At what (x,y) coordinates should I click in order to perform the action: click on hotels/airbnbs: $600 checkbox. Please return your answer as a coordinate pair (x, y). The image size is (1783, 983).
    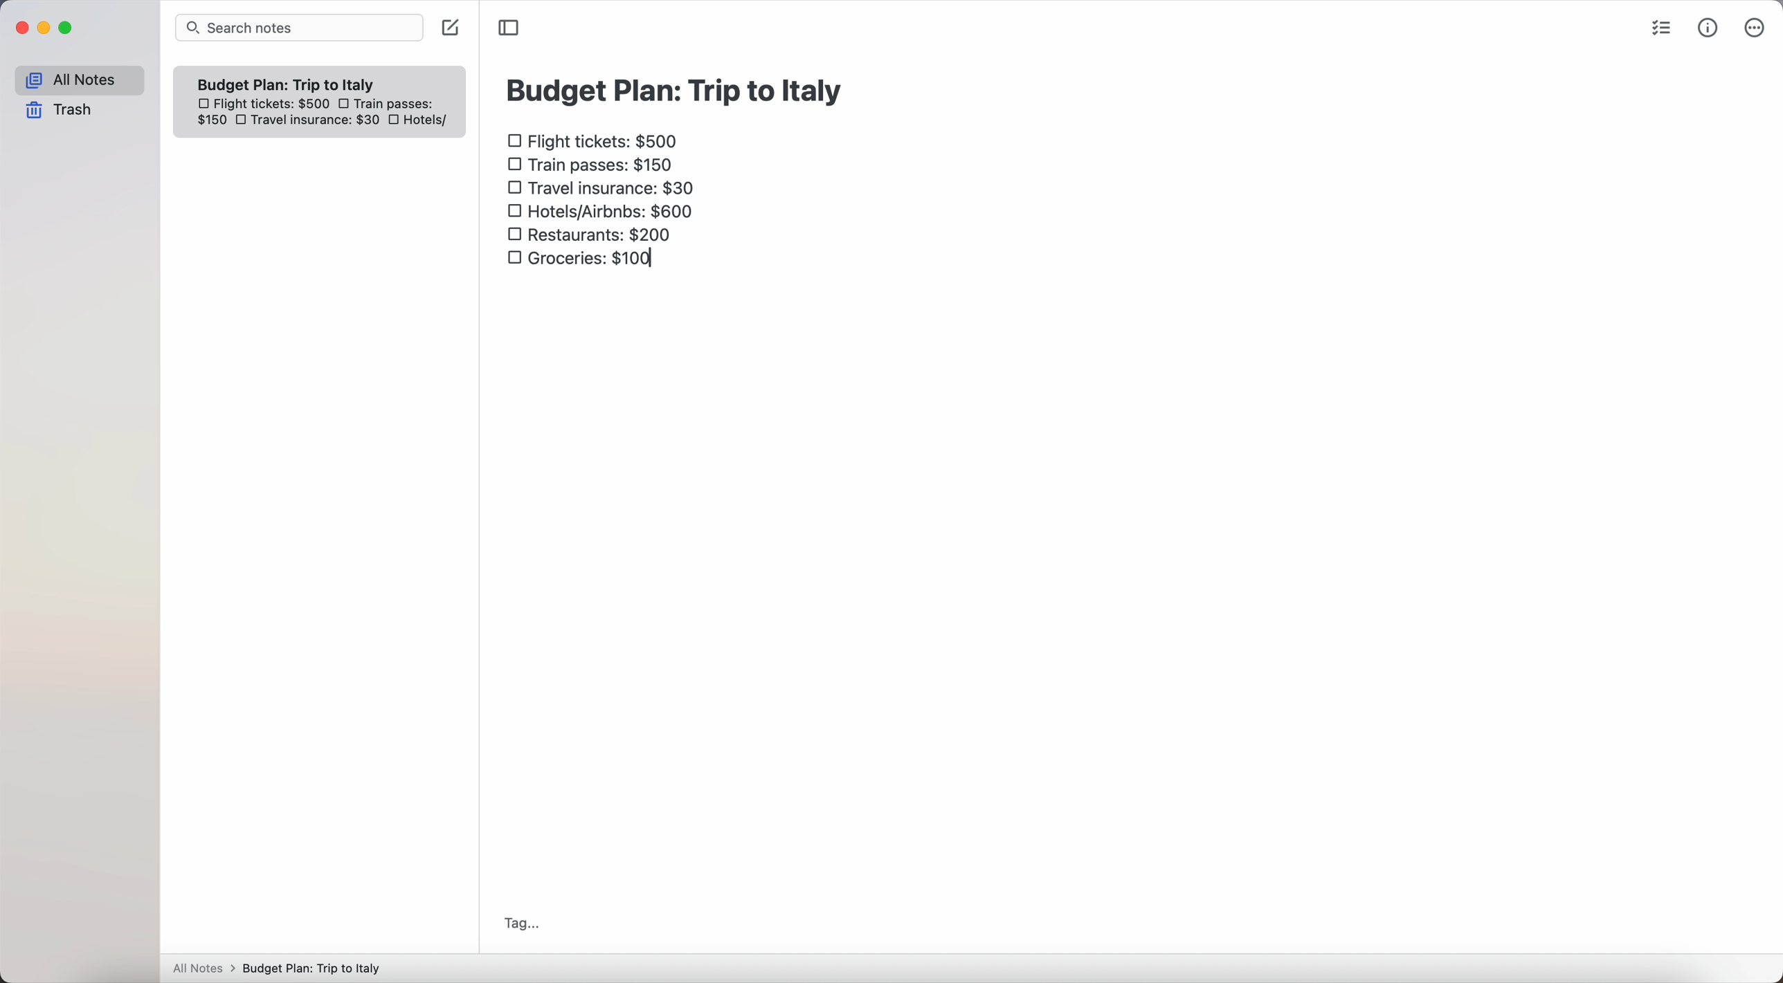
    Looking at the image, I should click on (606, 208).